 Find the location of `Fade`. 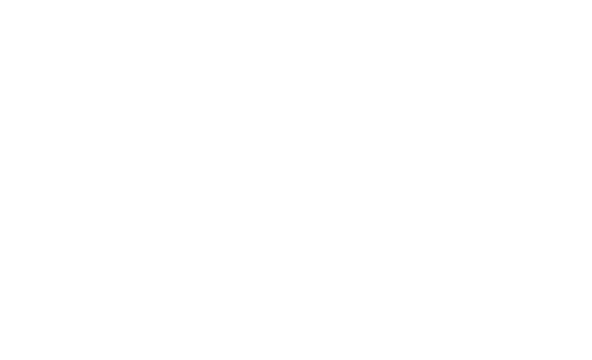

Fade is located at coordinates (436, 252).